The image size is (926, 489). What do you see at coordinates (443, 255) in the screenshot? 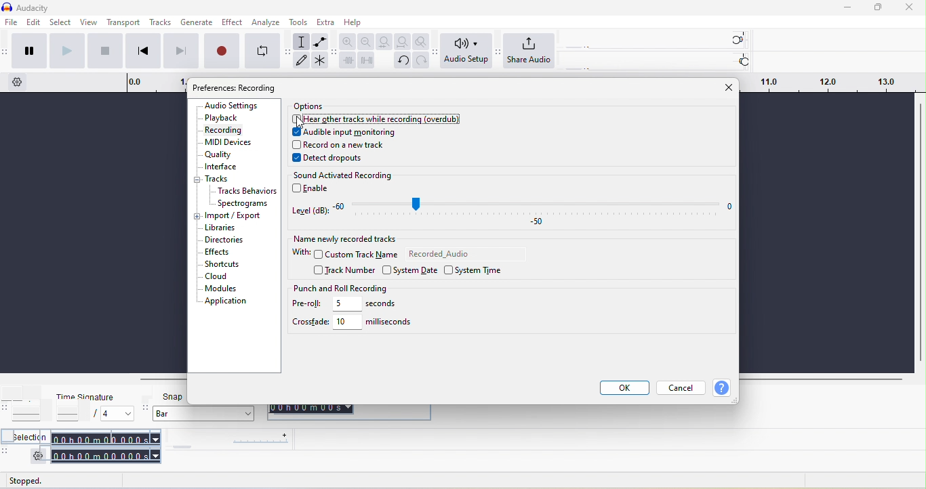
I see `recorded audio` at bounding box center [443, 255].